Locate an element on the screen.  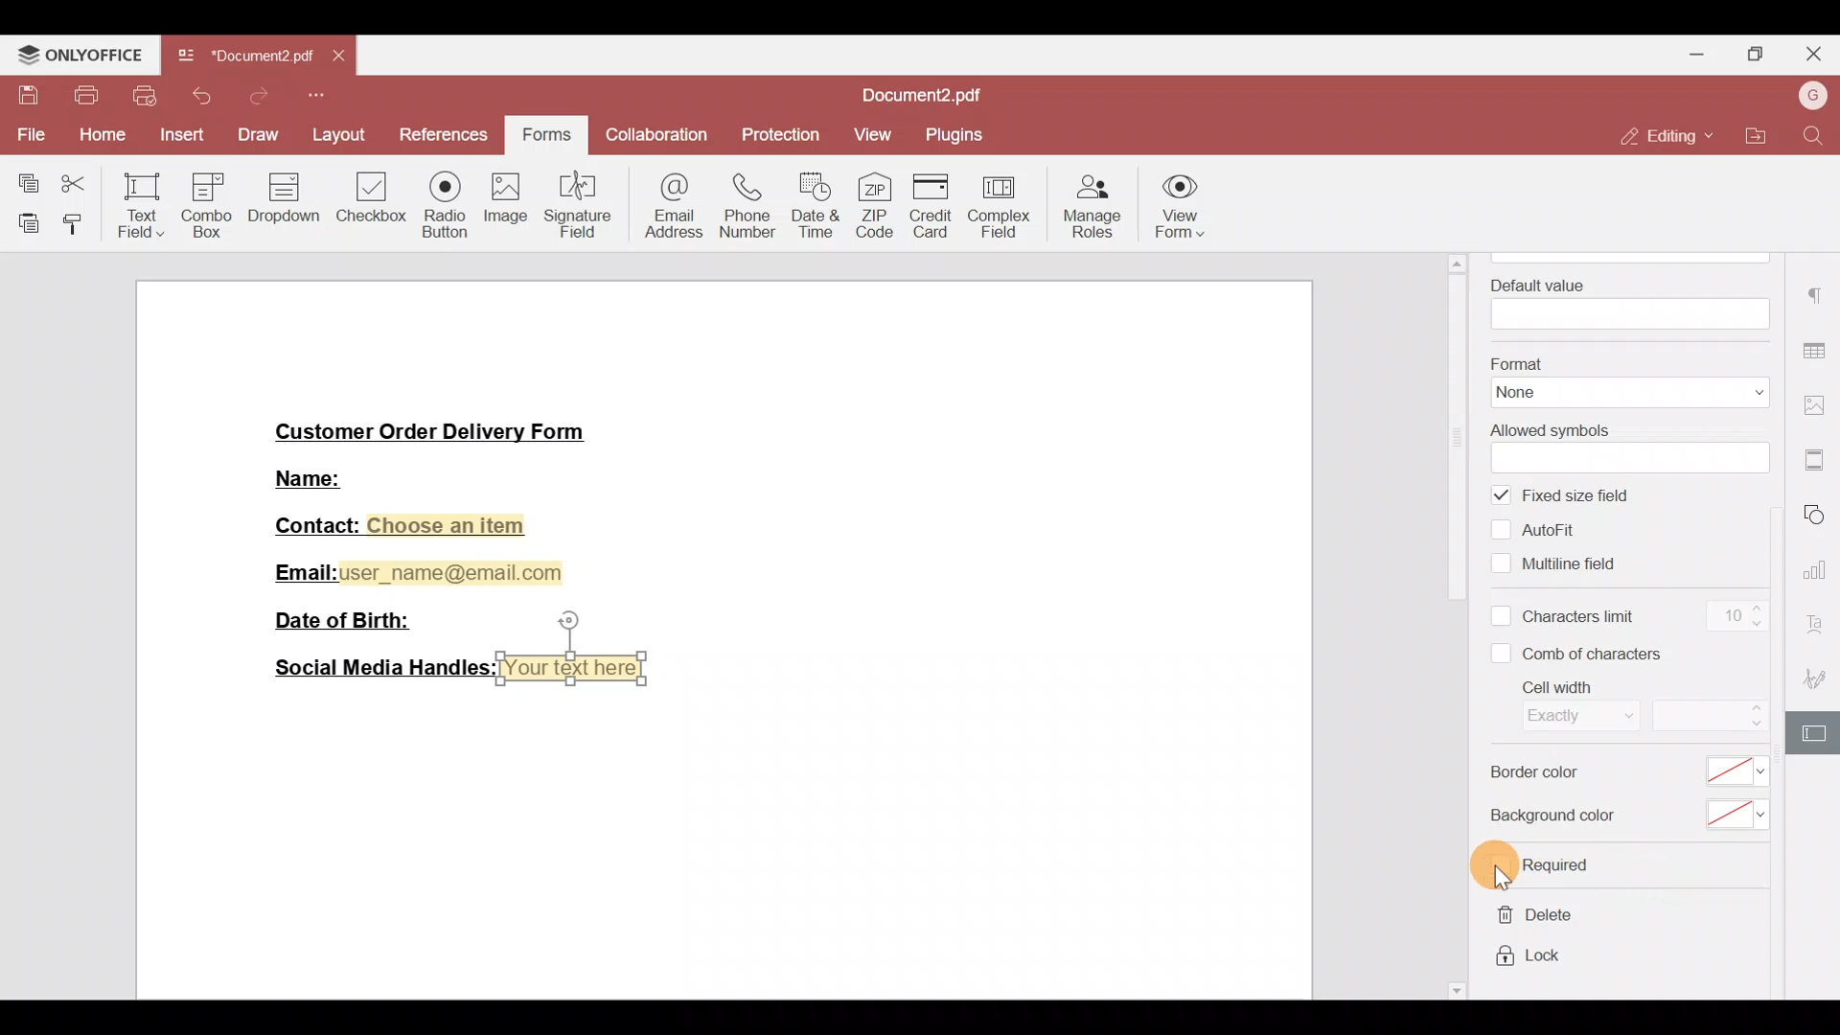
Maximize is located at coordinates (1762, 53).